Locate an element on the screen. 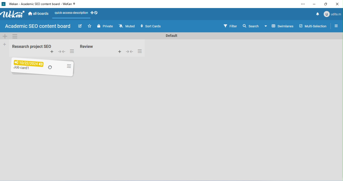 The height and width of the screenshot is (181, 343). private is located at coordinates (105, 26).